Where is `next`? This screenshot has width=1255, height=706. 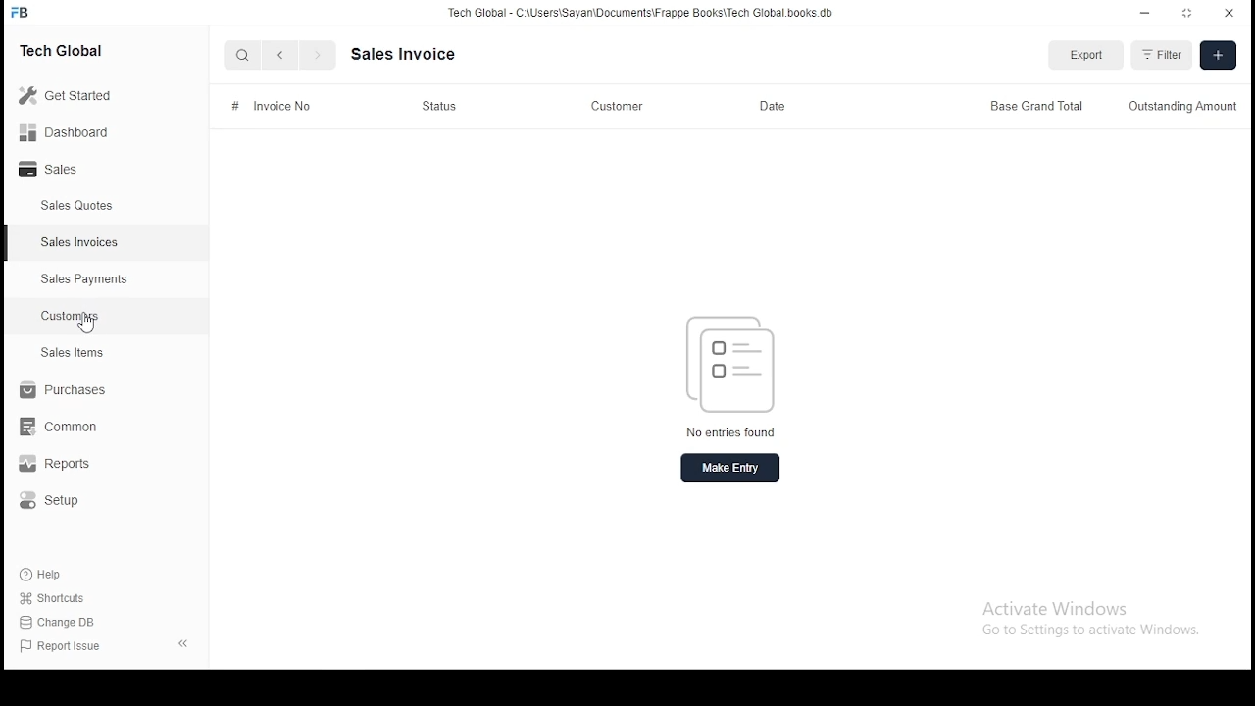
next is located at coordinates (315, 55).